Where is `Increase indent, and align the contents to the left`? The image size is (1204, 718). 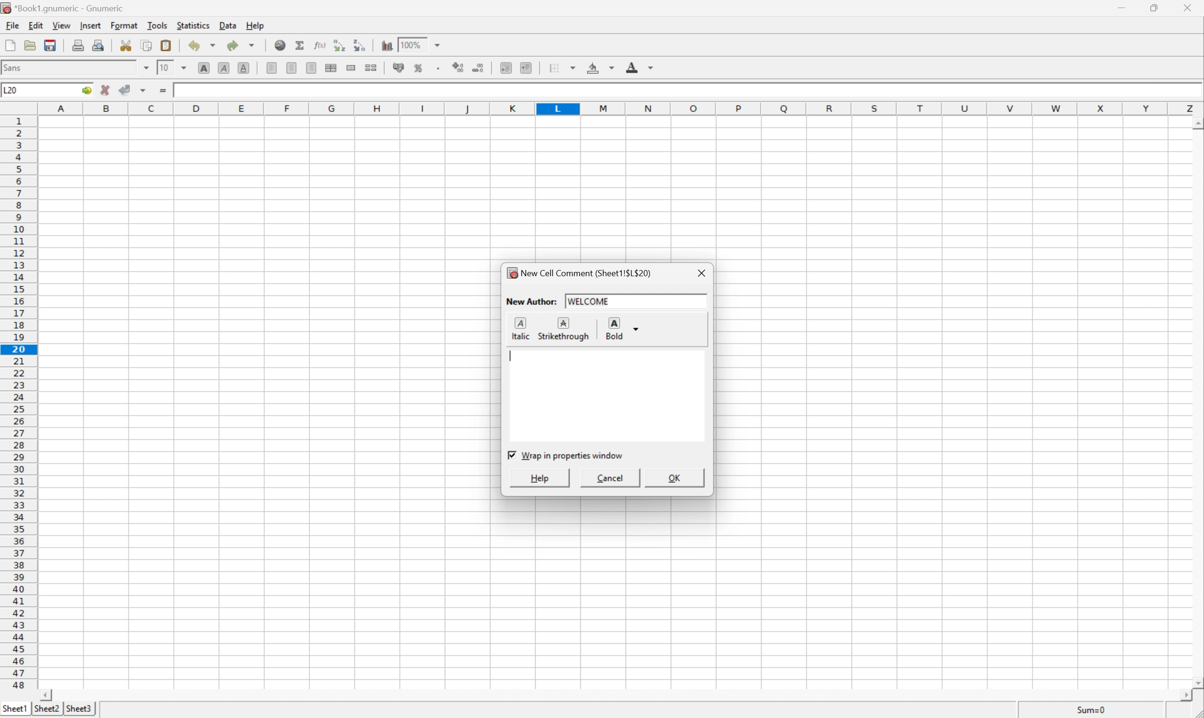 Increase indent, and align the contents to the left is located at coordinates (526, 67).